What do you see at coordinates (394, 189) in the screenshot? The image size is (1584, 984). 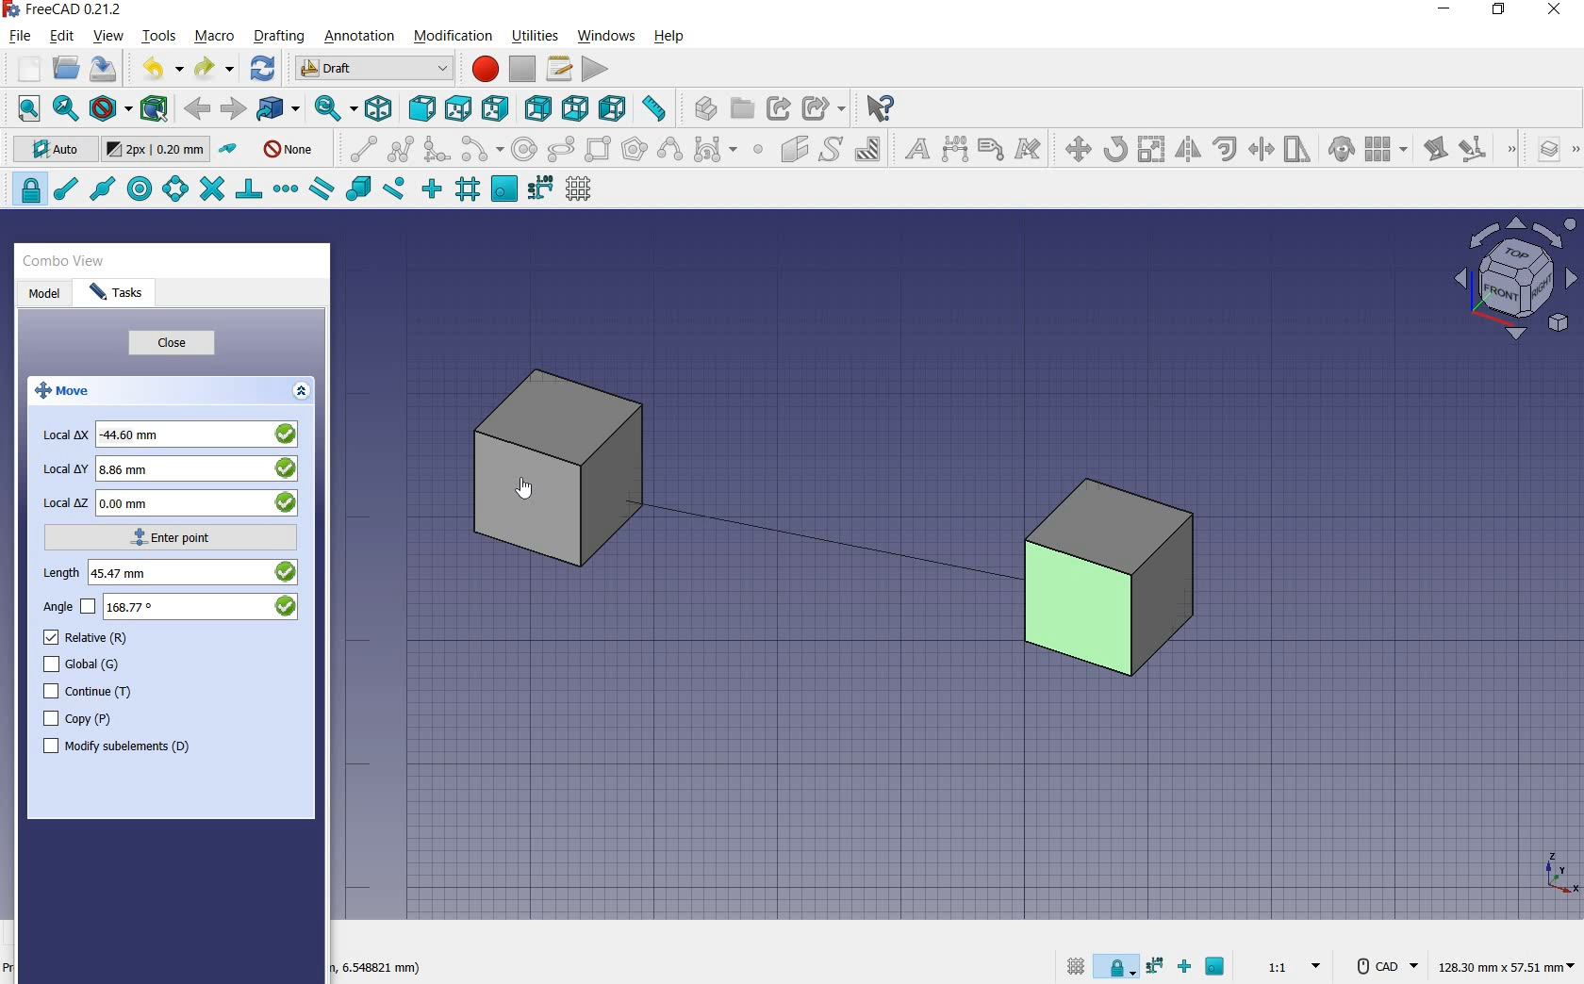 I see `snap near` at bounding box center [394, 189].